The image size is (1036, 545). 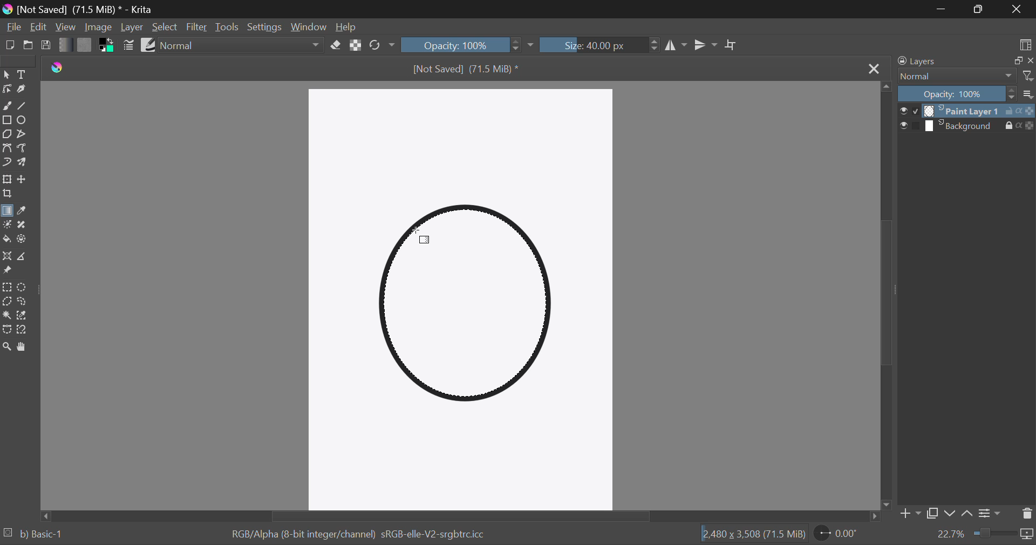 I want to click on New, so click(x=9, y=45).